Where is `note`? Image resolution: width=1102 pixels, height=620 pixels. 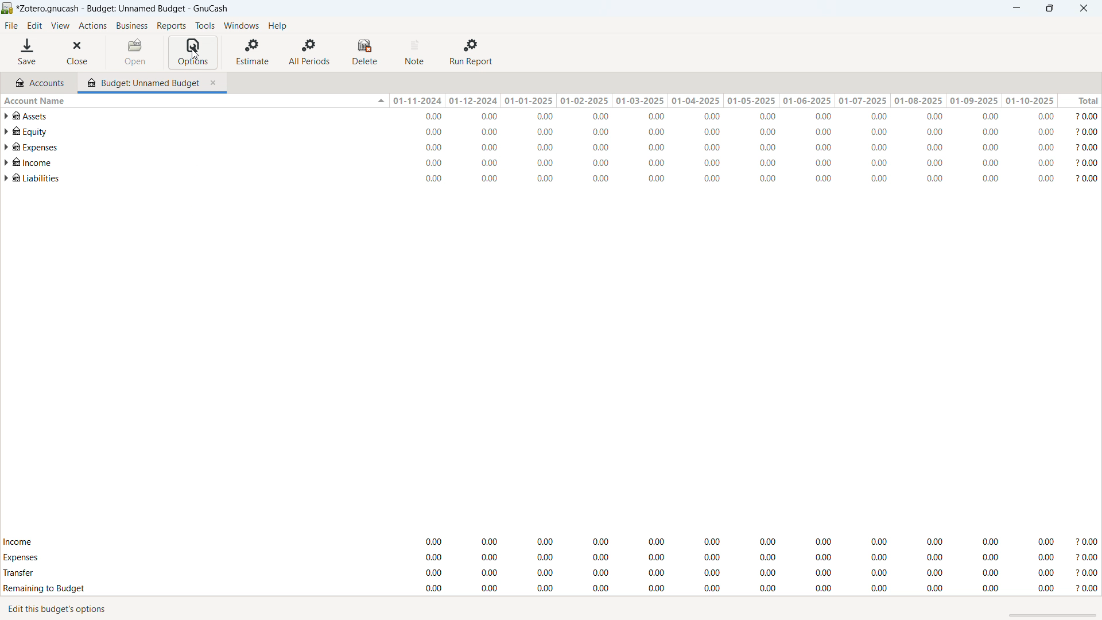 note is located at coordinates (416, 52).